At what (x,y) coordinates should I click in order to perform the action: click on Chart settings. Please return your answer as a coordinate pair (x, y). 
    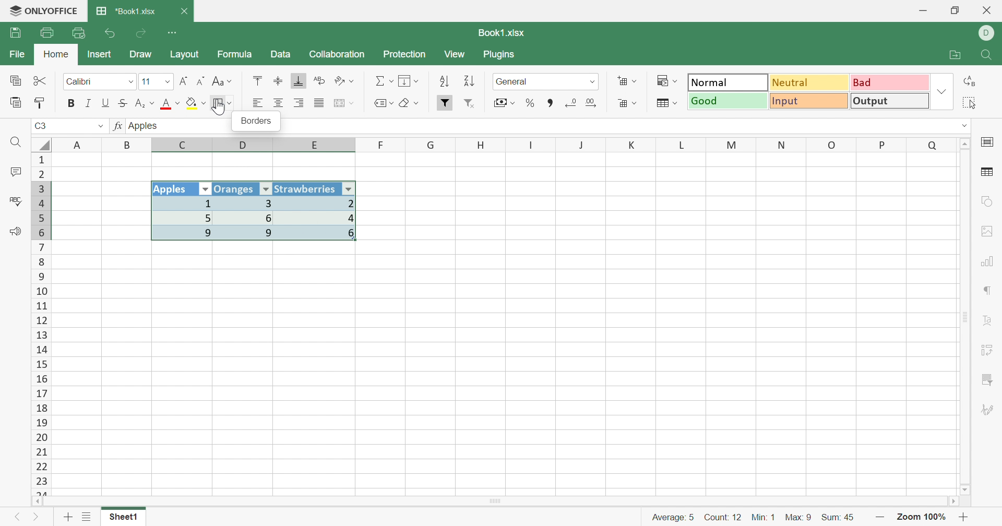
    Looking at the image, I should click on (991, 261).